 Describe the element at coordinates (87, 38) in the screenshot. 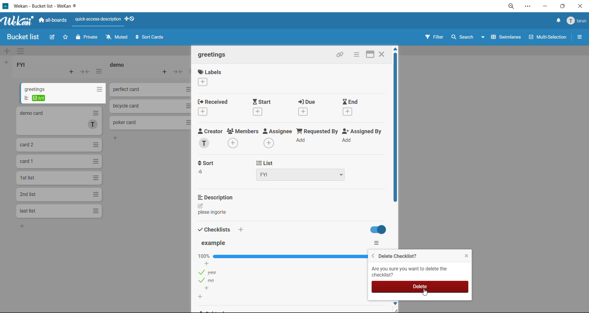

I see `private` at that location.